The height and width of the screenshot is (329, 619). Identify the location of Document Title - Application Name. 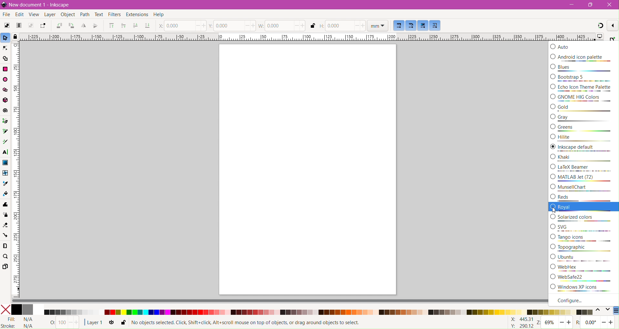
(41, 5).